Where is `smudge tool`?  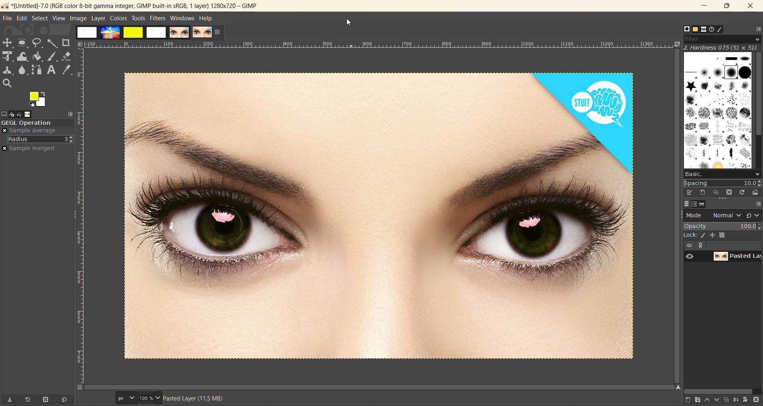 smudge tool is located at coordinates (23, 70).